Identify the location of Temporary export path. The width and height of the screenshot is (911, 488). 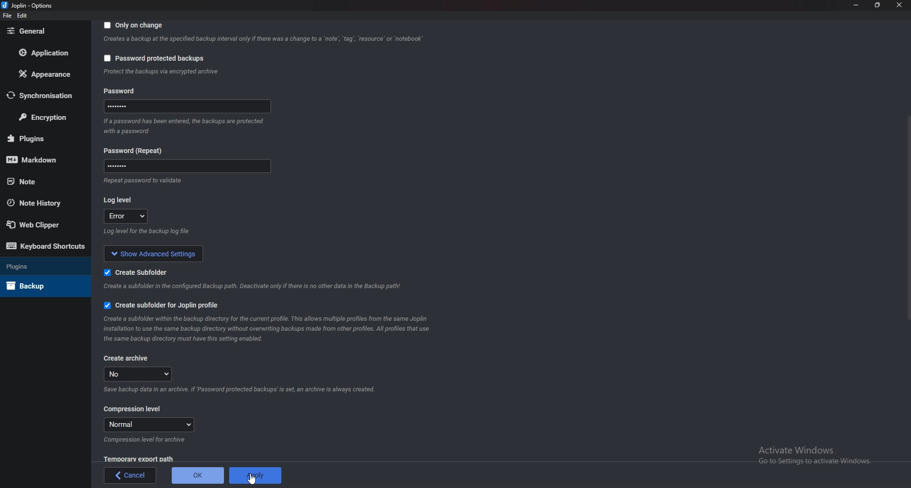
(138, 459).